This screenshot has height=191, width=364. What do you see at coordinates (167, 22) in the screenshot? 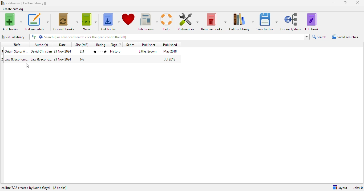
I see `help` at bounding box center [167, 22].